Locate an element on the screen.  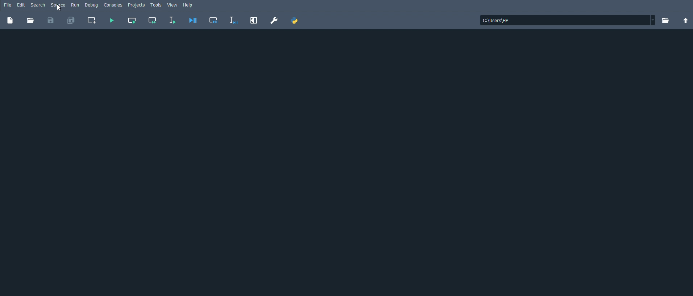
Run file is located at coordinates (112, 20).